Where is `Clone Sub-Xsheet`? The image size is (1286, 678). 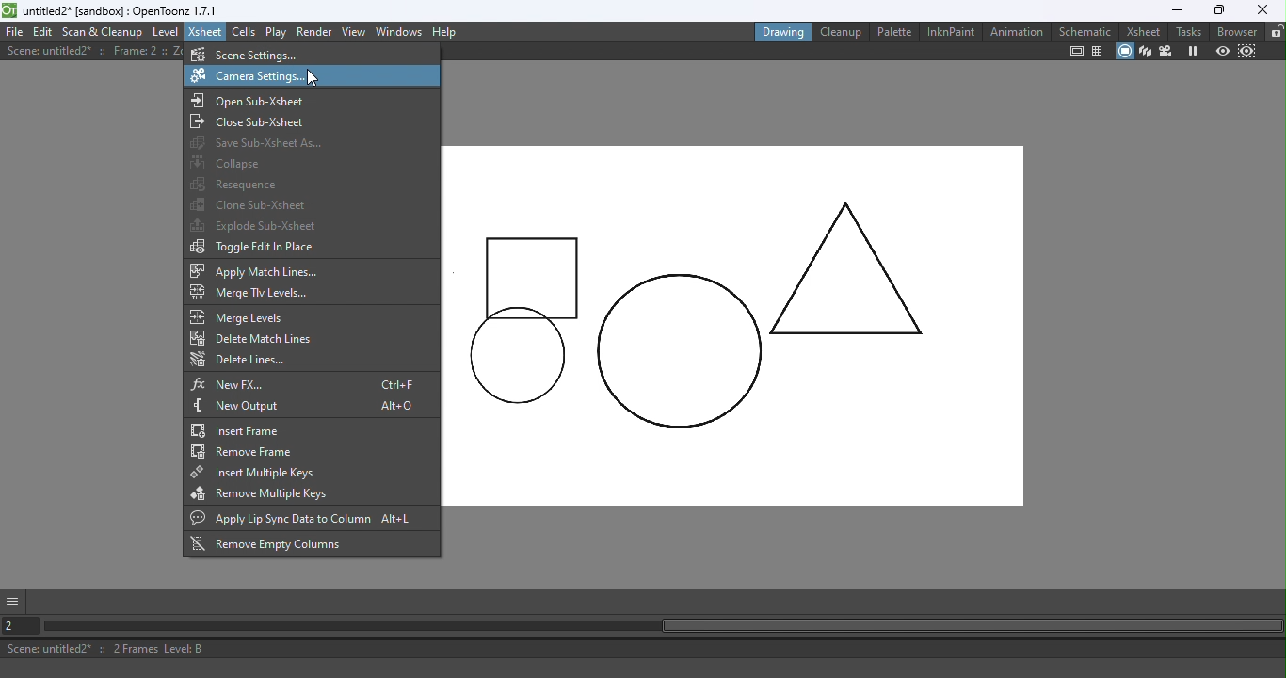
Clone Sub-Xsheet is located at coordinates (252, 204).